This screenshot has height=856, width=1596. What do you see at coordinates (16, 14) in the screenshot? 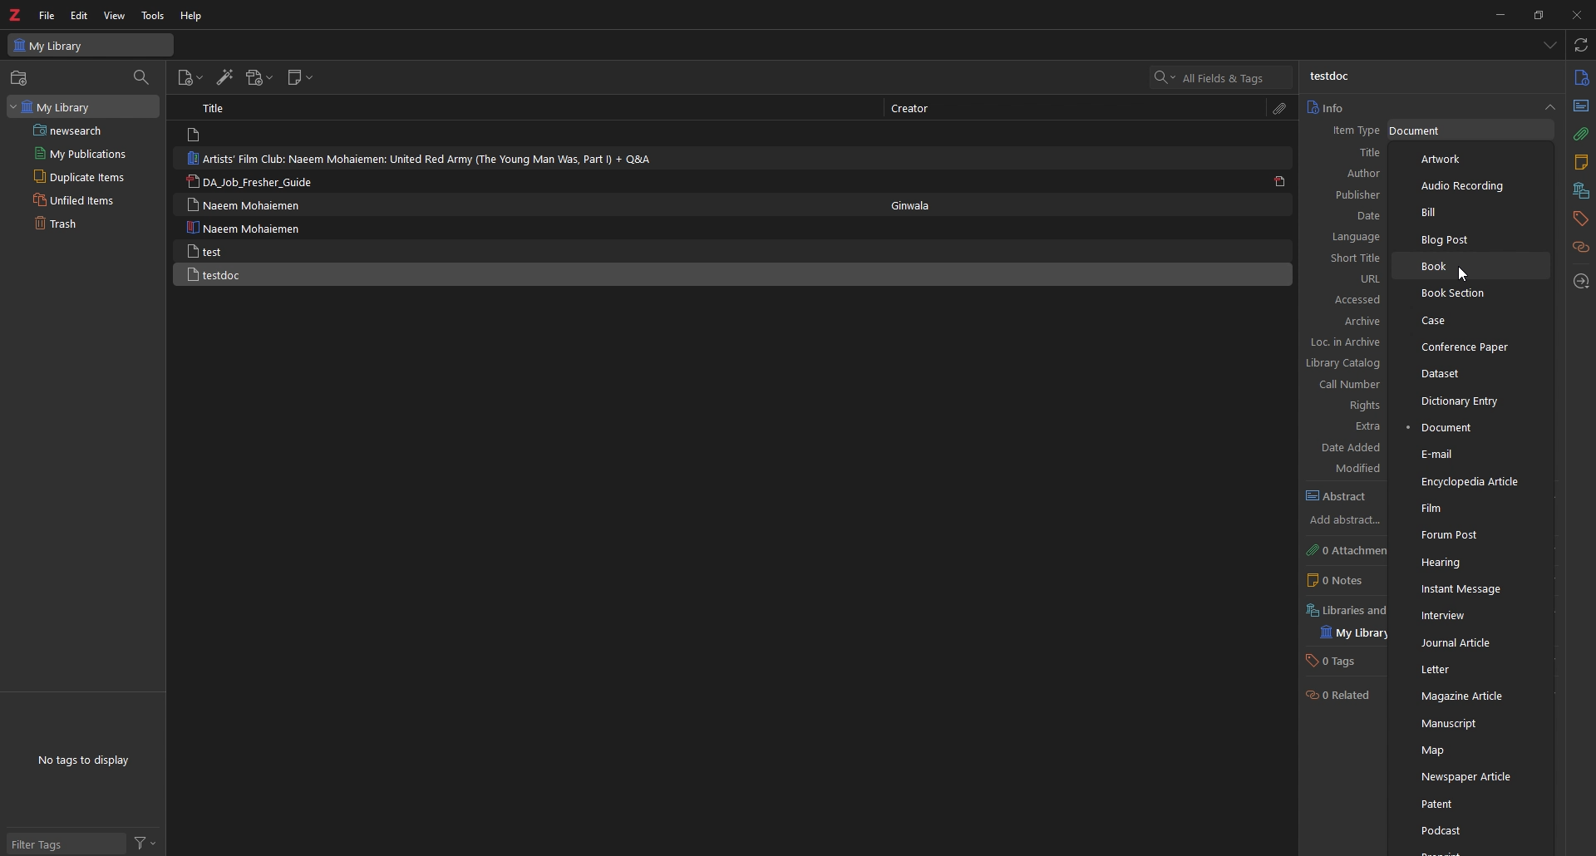
I see `logo` at bounding box center [16, 14].